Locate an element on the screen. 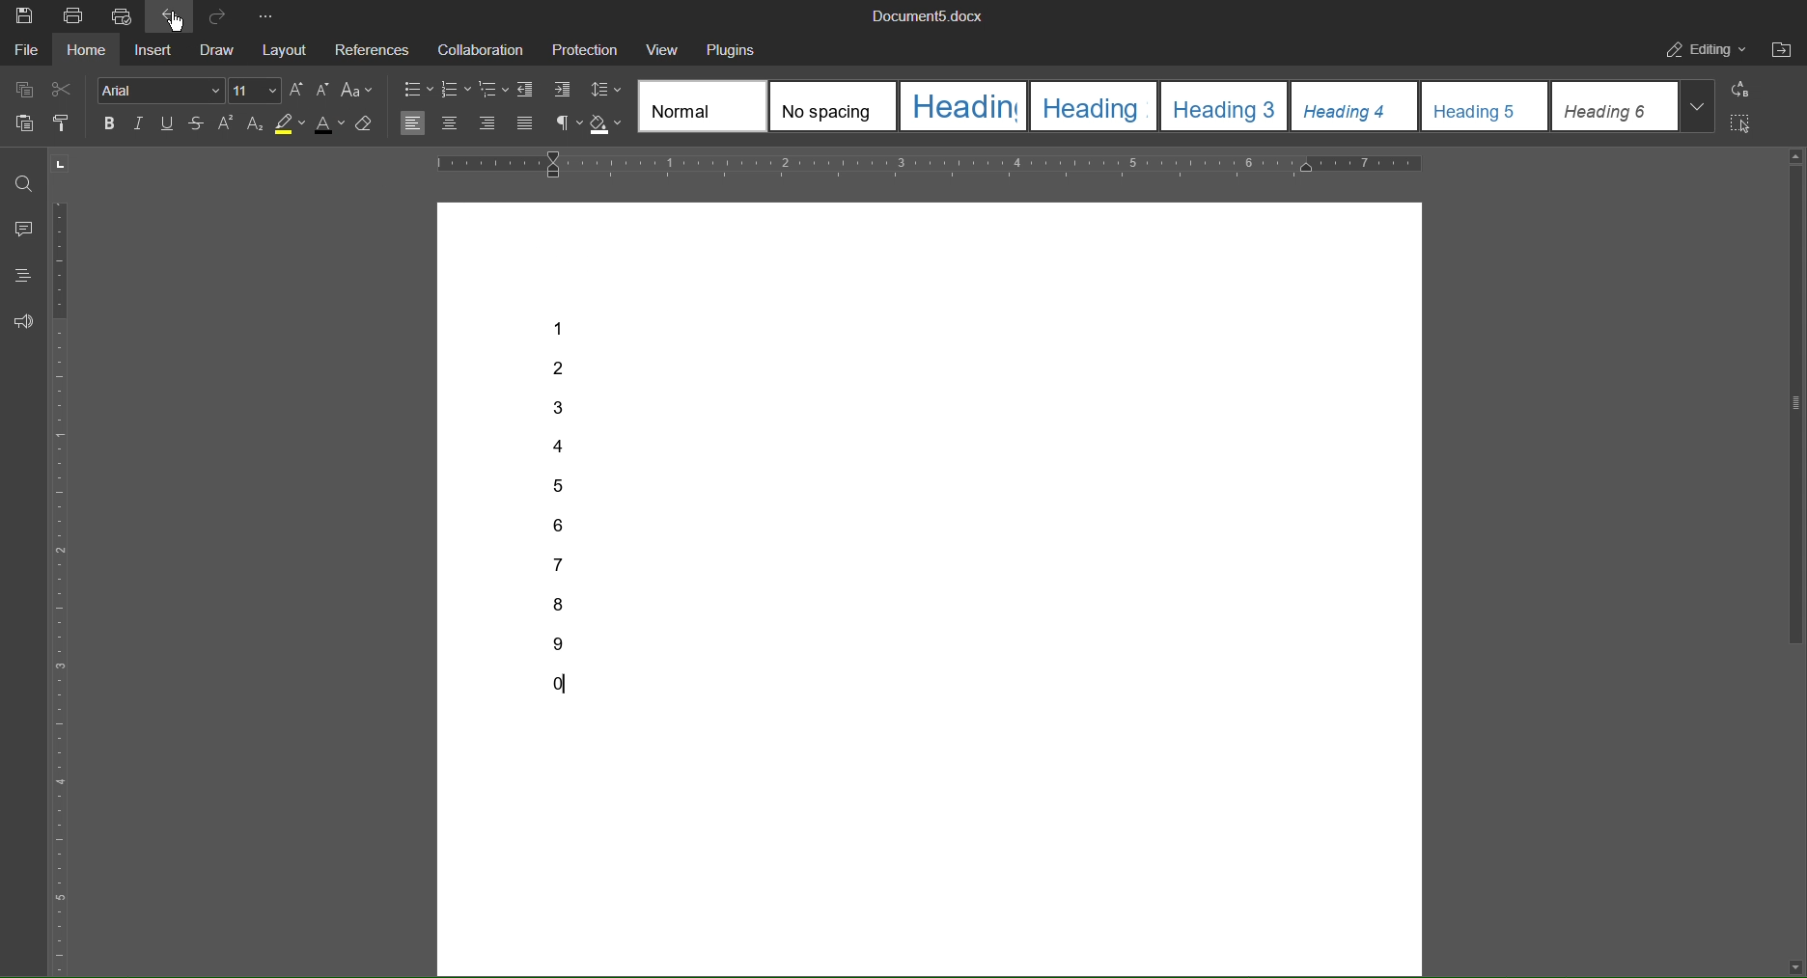  template is located at coordinates (1095, 106).